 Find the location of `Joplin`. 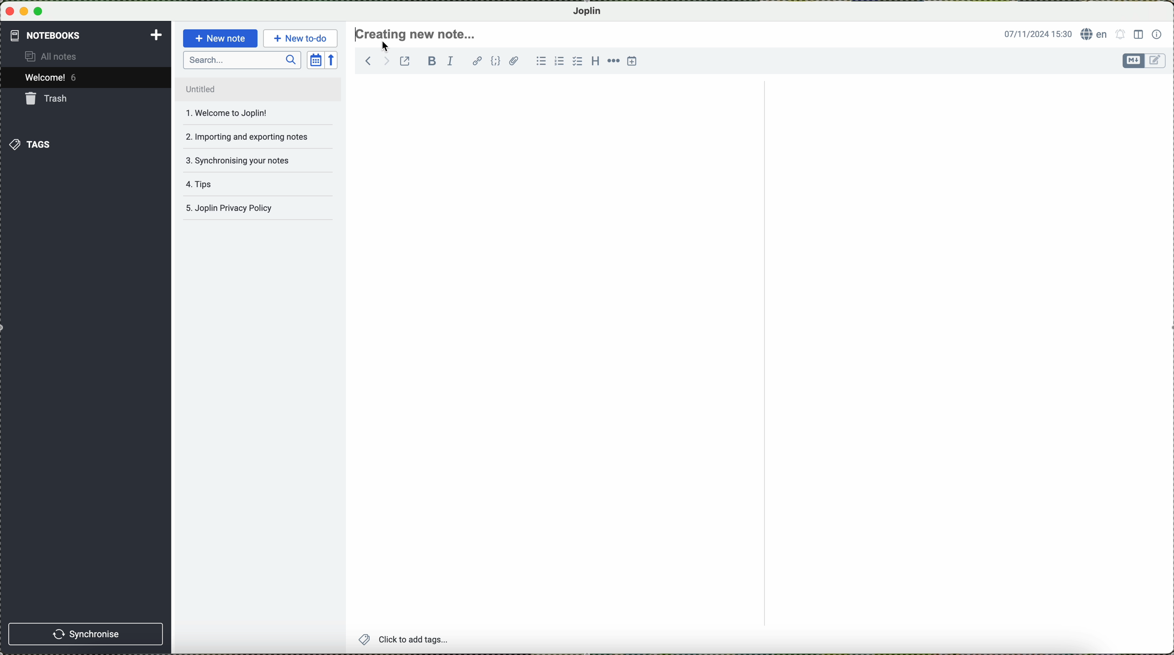

Joplin is located at coordinates (592, 10).